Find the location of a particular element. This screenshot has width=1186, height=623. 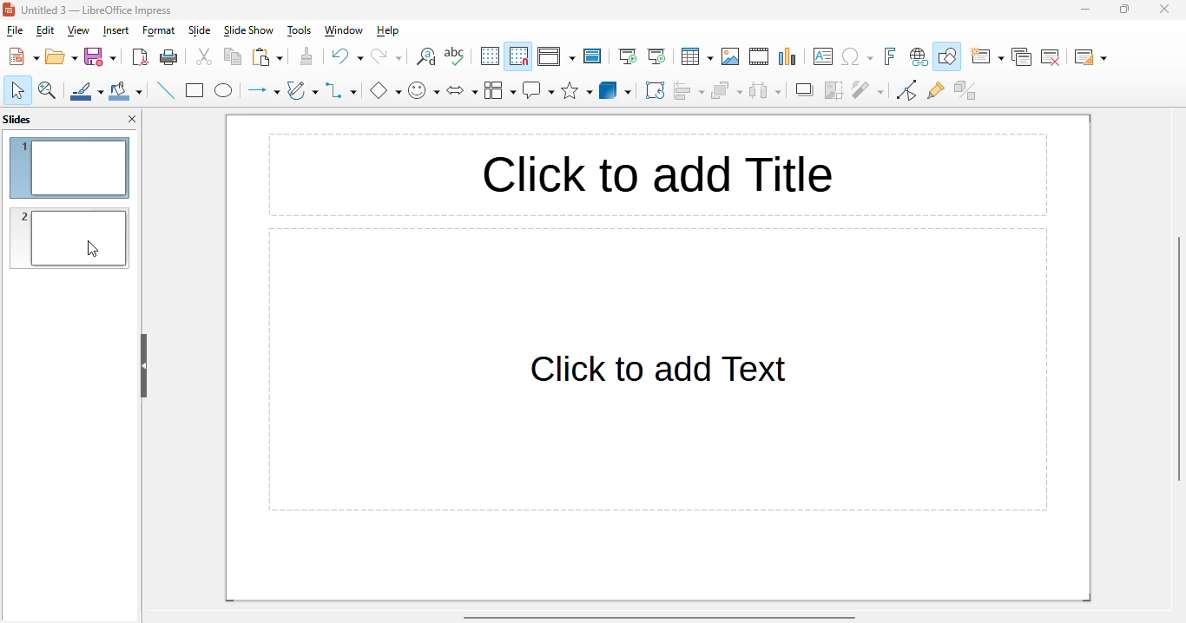

window is located at coordinates (344, 30).